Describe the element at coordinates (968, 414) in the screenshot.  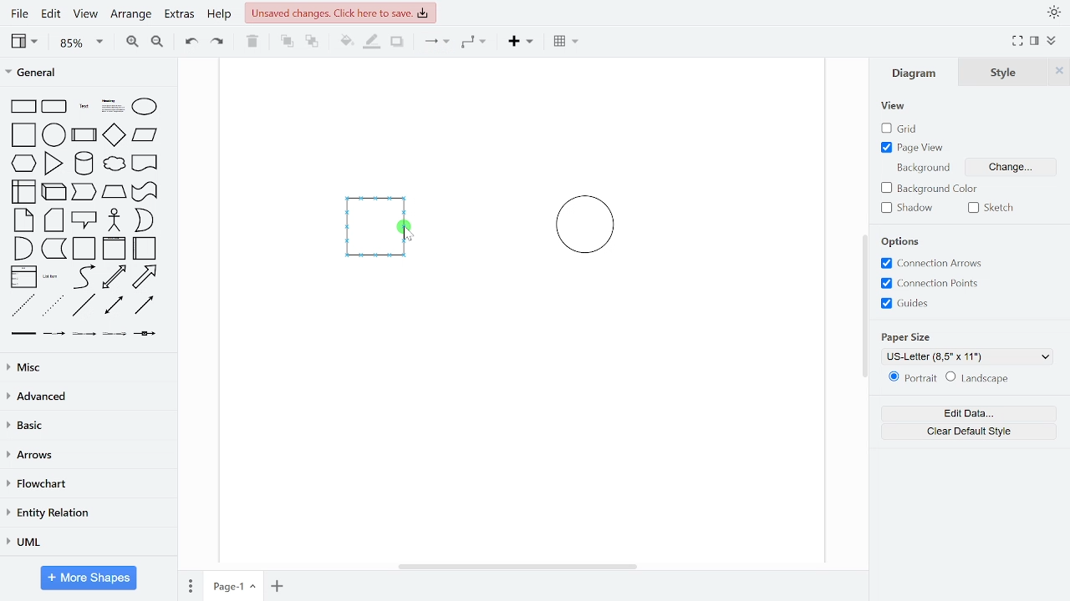
I see `edit data` at that location.